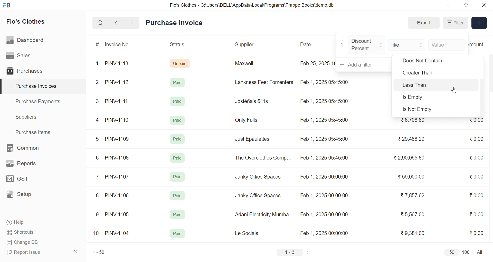 The image size is (493, 262). I want to click on Paid, so click(177, 215).